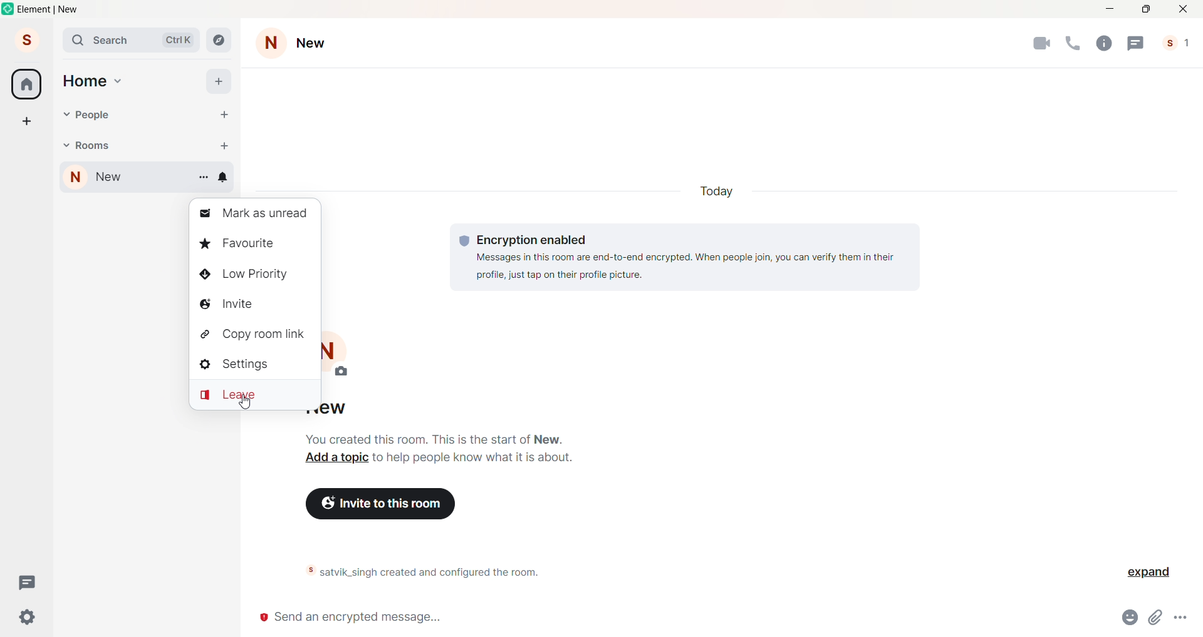 This screenshot has width=1203, height=637. What do you see at coordinates (1076, 43) in the screenshot?
I see `Audio Call` at bounding box center [1076, 43].